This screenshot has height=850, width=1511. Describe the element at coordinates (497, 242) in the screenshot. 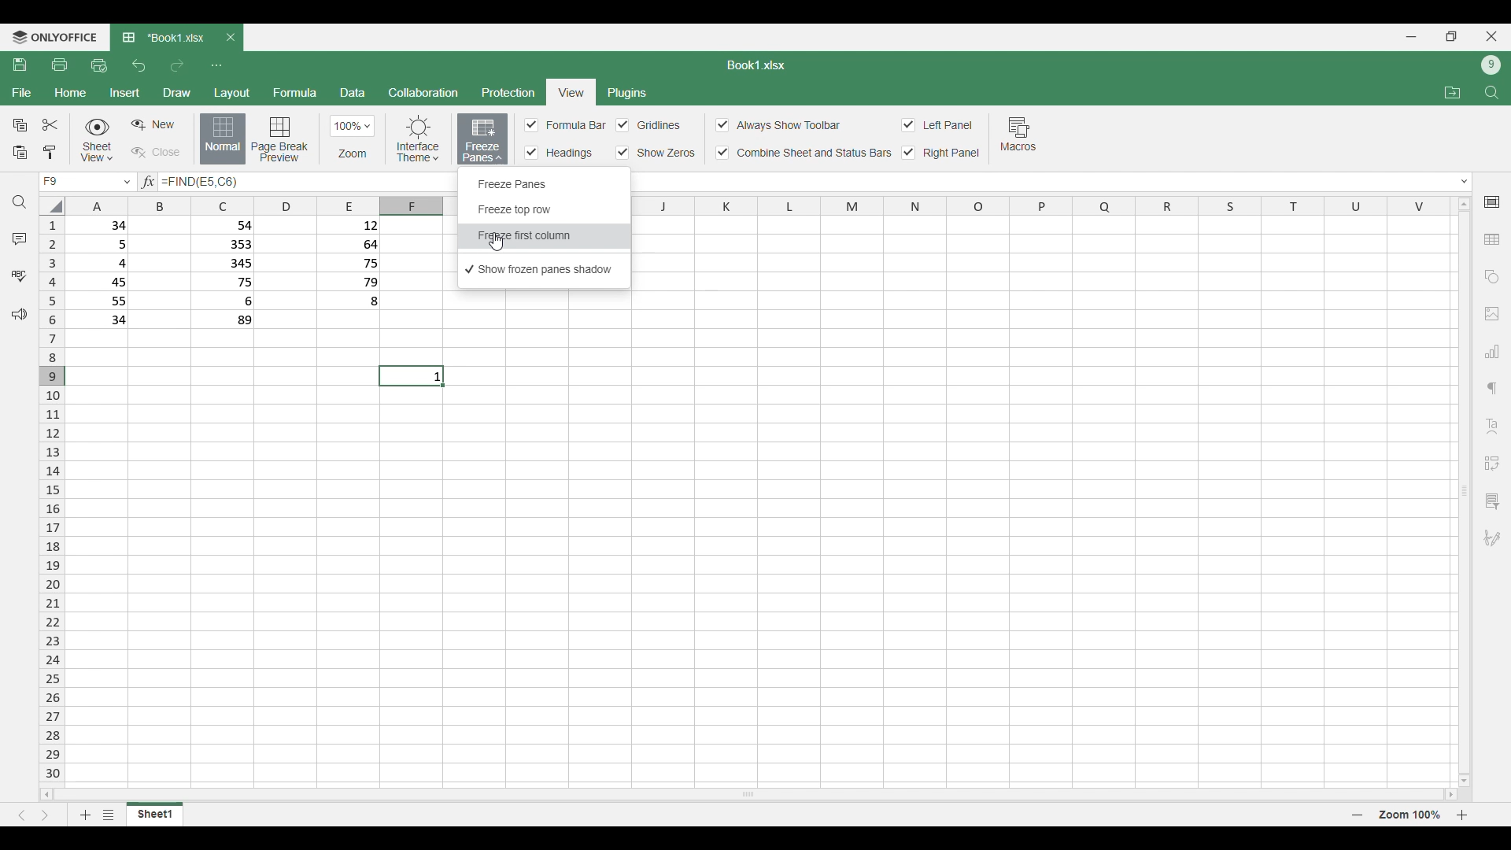

I see `Cursor` at that location.